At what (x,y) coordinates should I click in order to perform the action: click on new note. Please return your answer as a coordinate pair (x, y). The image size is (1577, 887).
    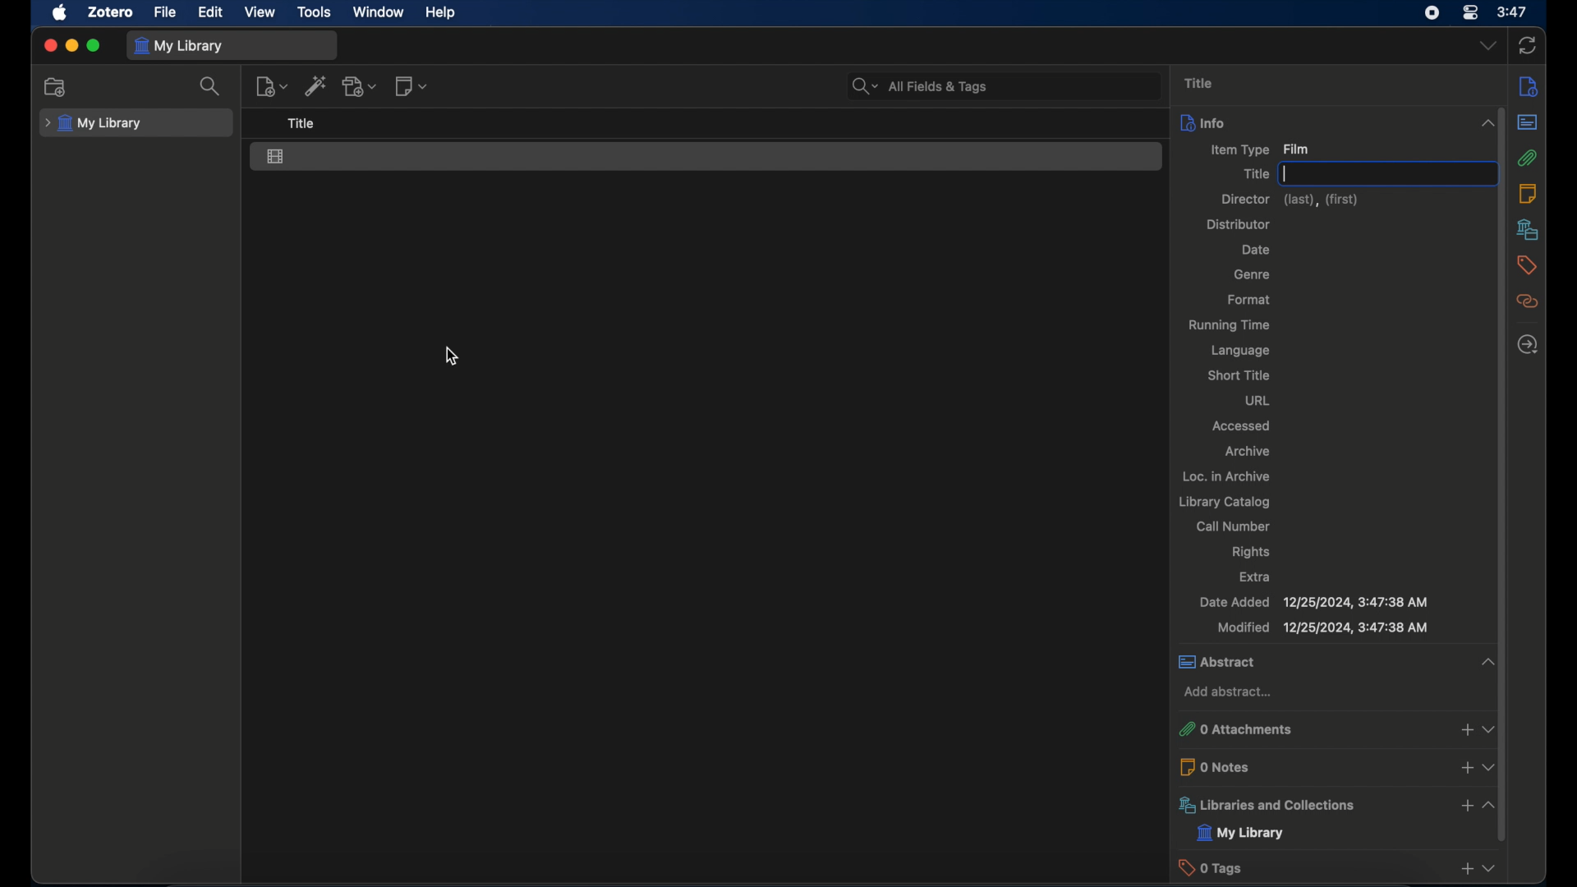
    Looking at the image, I should click on (413, 87).